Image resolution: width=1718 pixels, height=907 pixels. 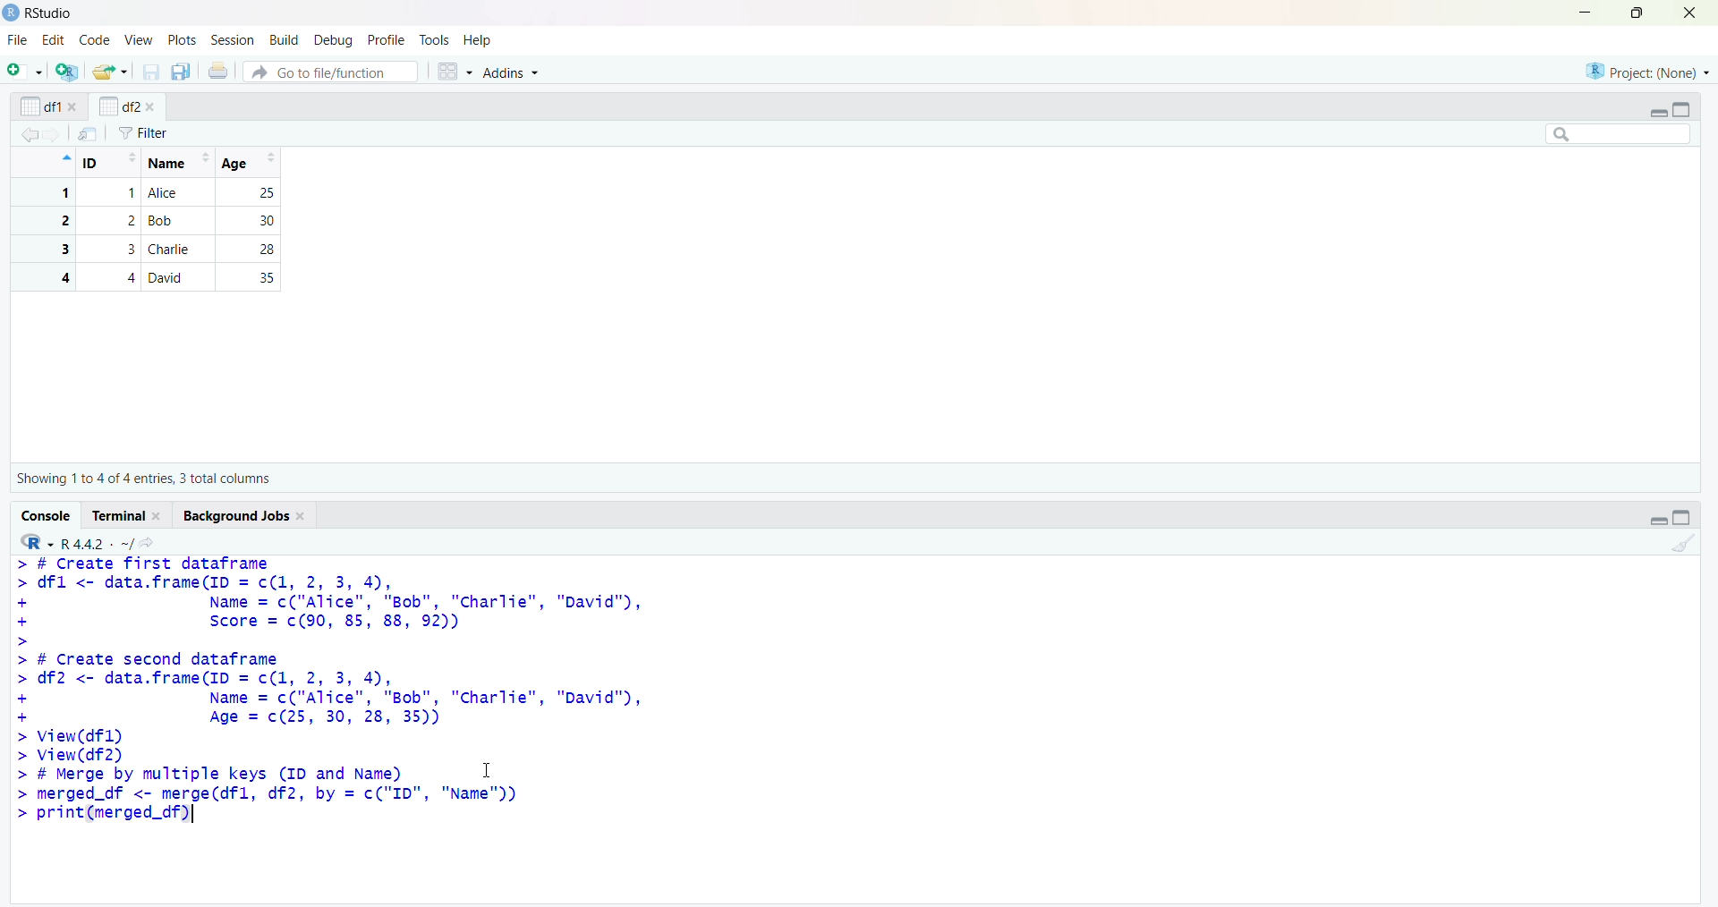 What do you see at coordinates (154, 249) in the screenshot?
I see `3 3 Charlie 28` at bounding box center [154, 249].